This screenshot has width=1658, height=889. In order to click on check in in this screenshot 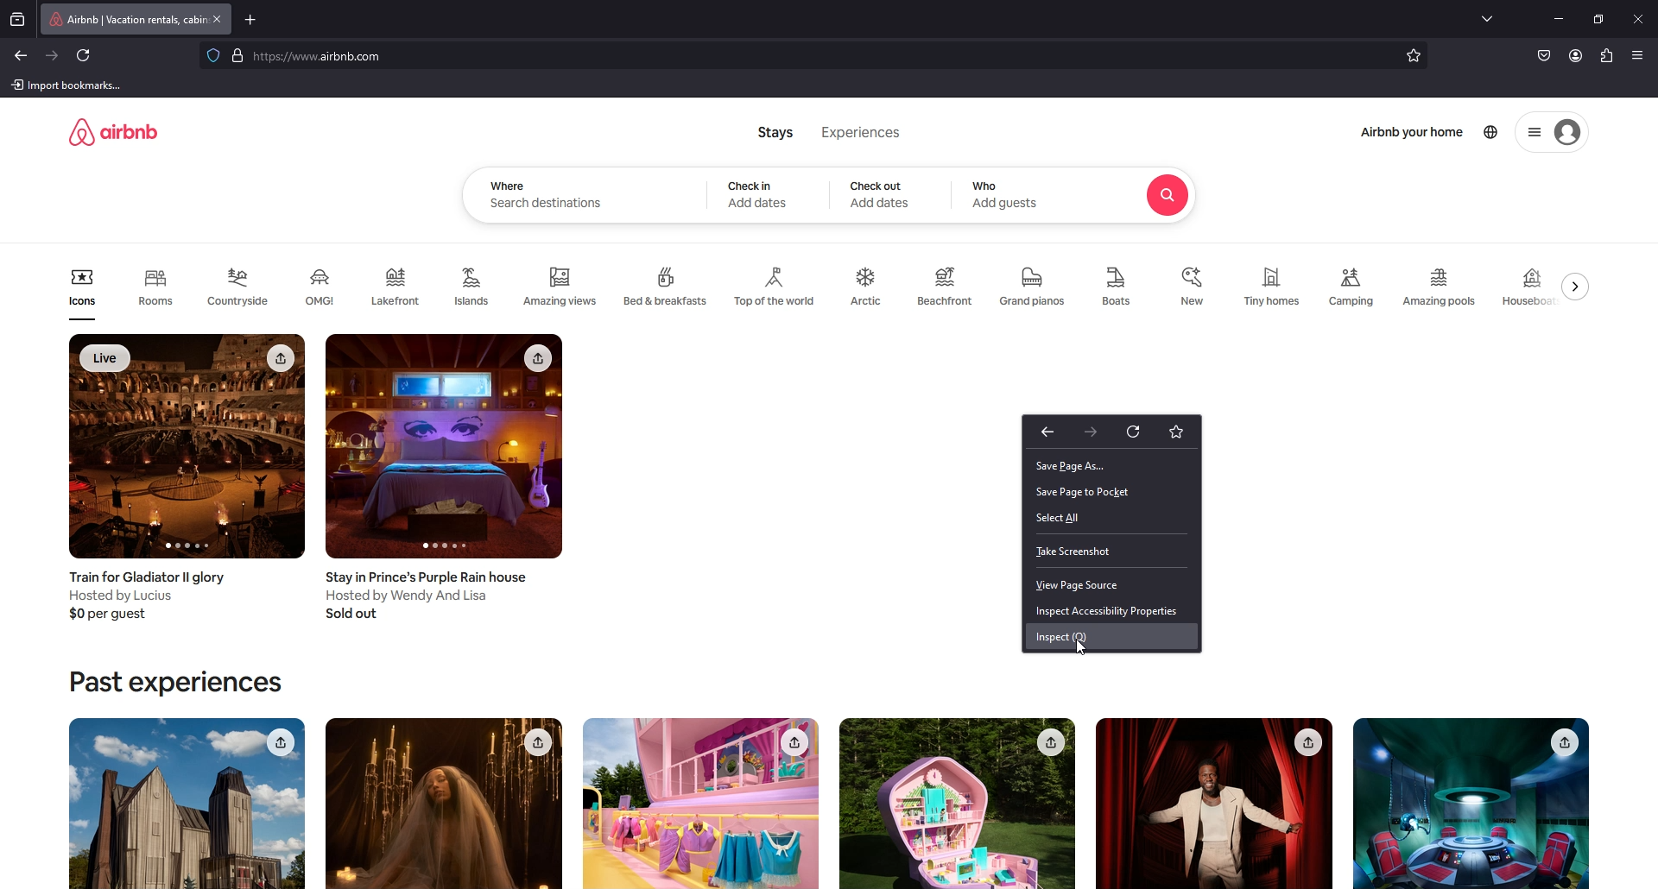, I will do `click(754, 185)`.